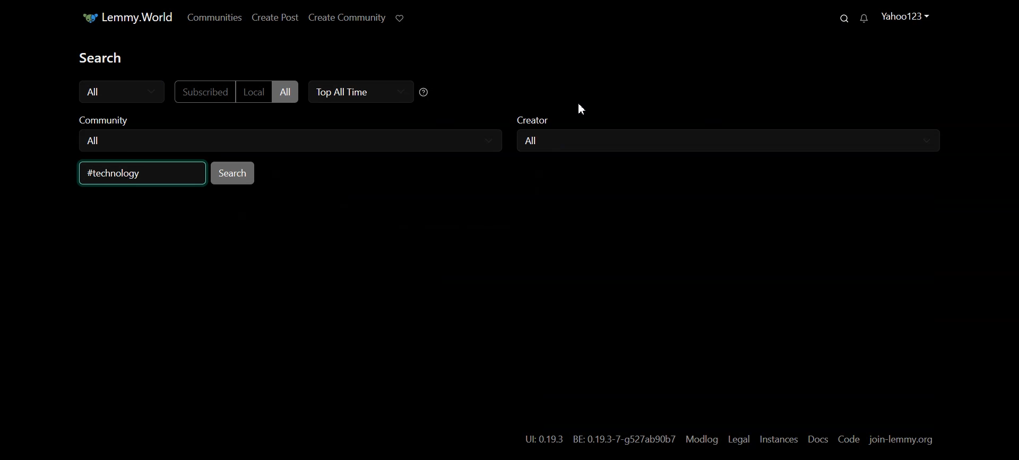  Describe the element at coordinates (901, 440) in the screenshot. I see `join-lemmy.org` at that location.